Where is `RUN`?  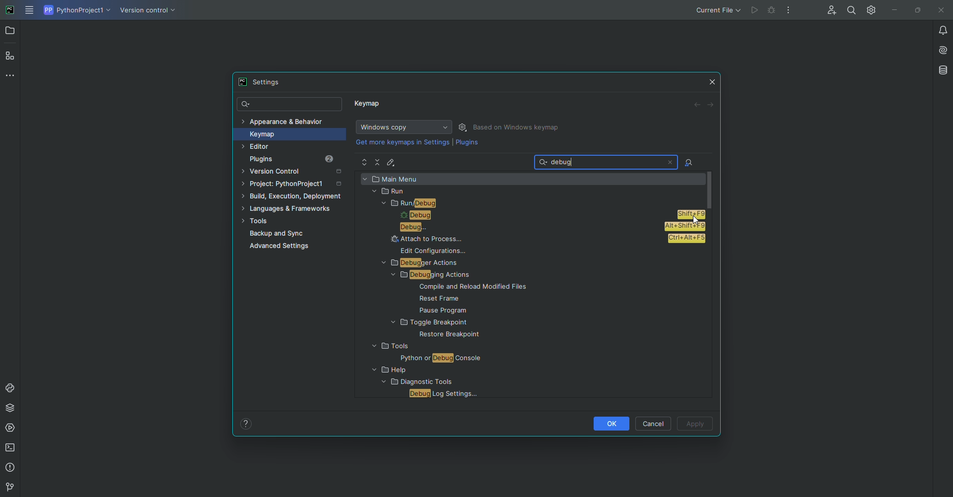
RUN is located at coordinates (530, 191).